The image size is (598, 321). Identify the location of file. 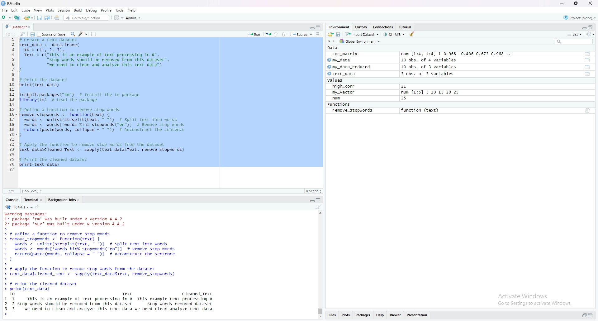
(4, 10).